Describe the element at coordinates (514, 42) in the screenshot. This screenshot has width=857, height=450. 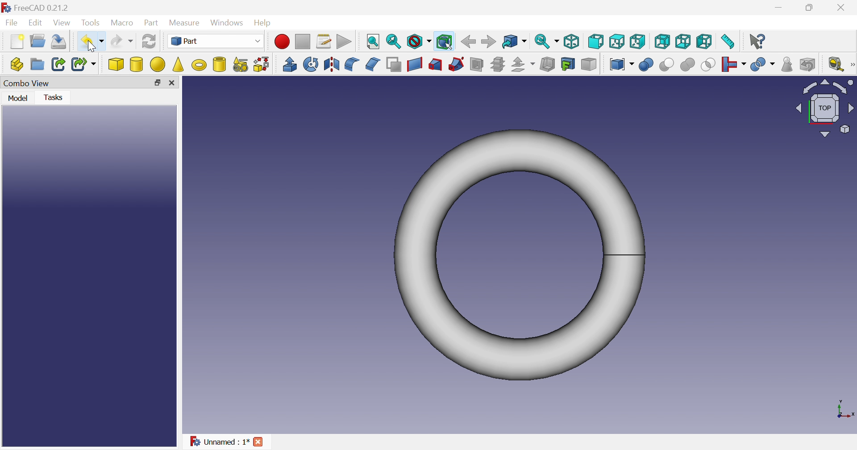
I see `Go to link object` at that location.